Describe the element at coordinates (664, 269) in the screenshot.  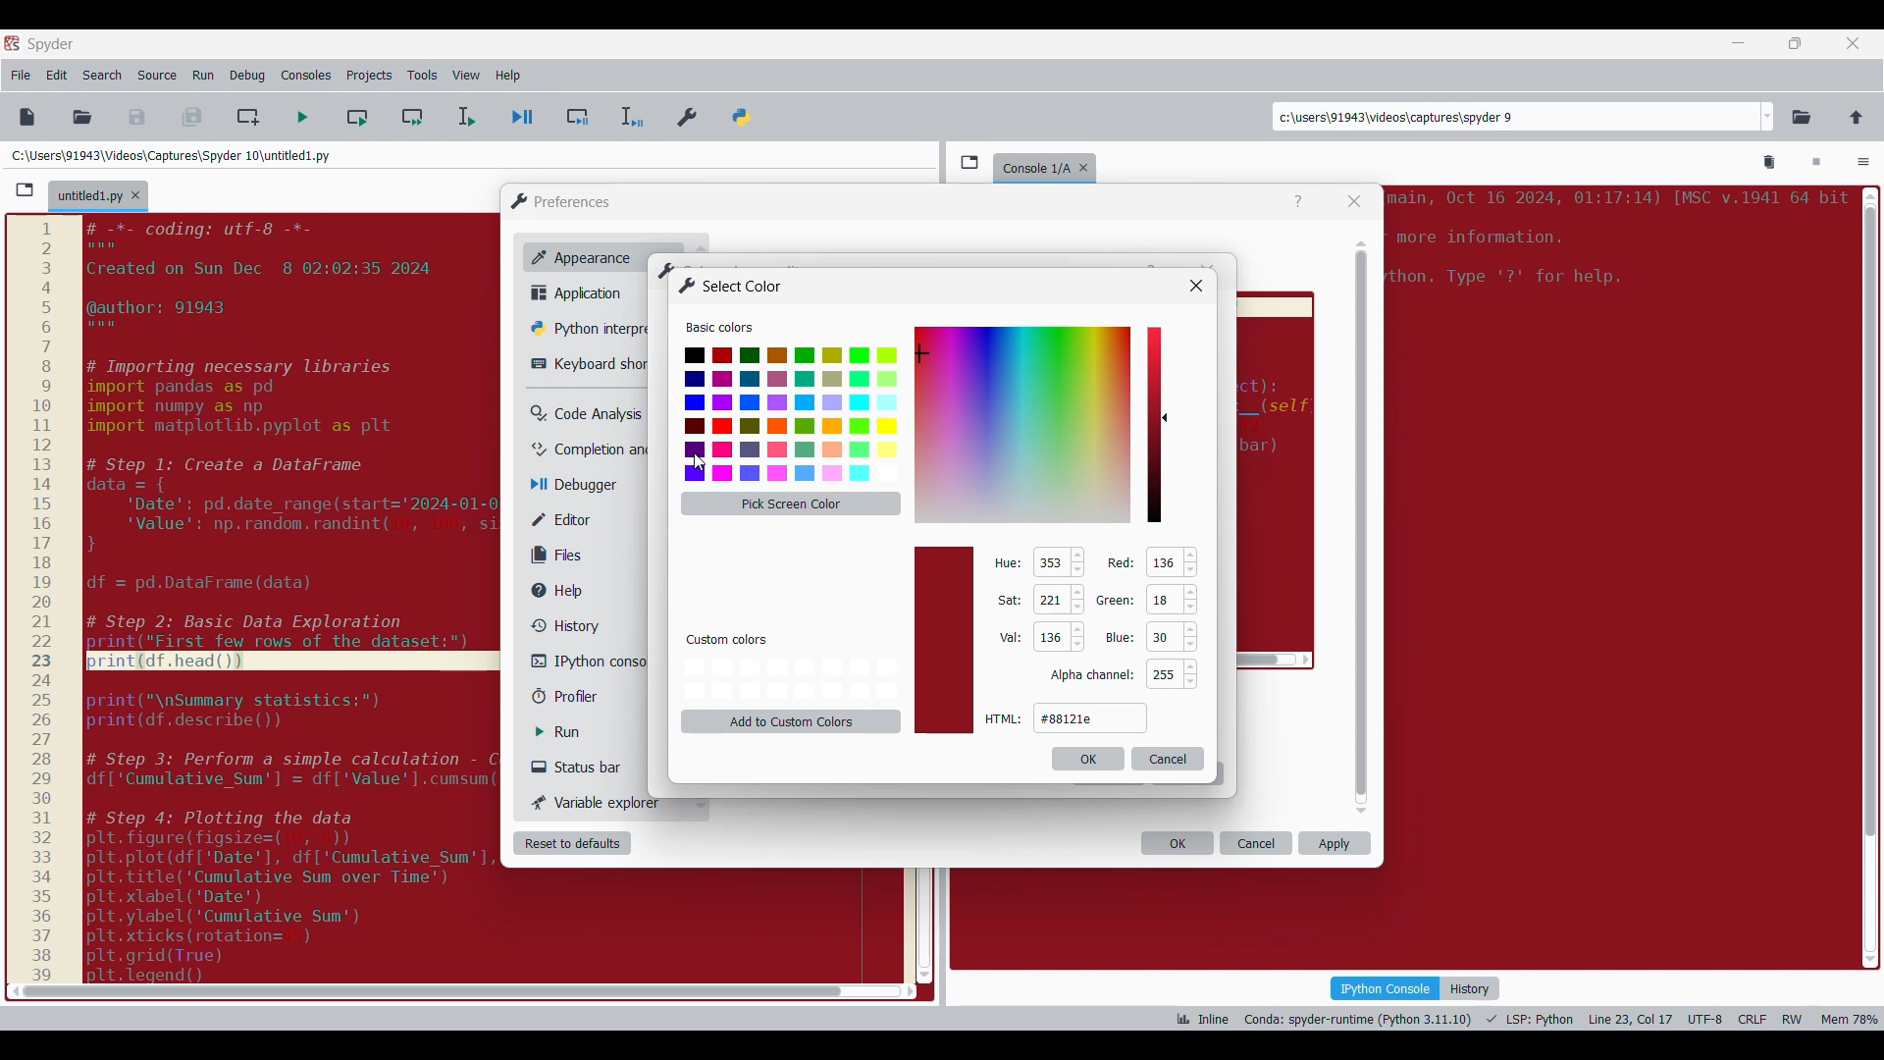
I see `Title of current window` at that location.